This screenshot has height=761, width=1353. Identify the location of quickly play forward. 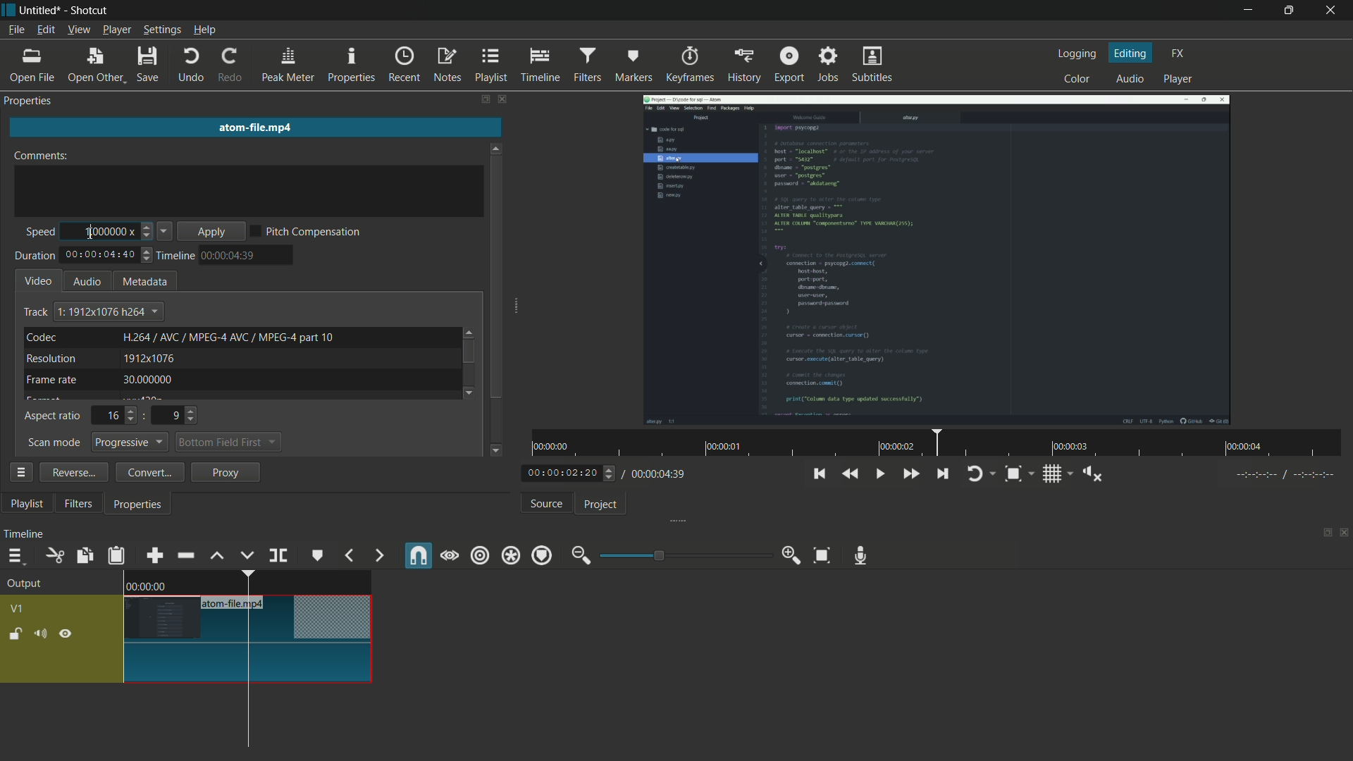
(913, 475).